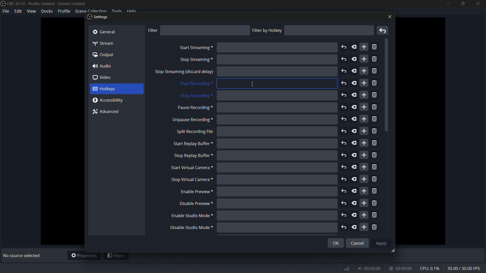  Describe the element at coordinates (375, 60) in the screenshot. I see `remove` at that location.